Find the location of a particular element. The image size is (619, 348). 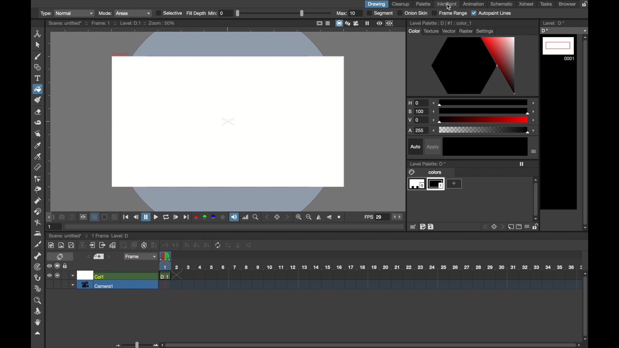

level is located at coordinates (416, 184).